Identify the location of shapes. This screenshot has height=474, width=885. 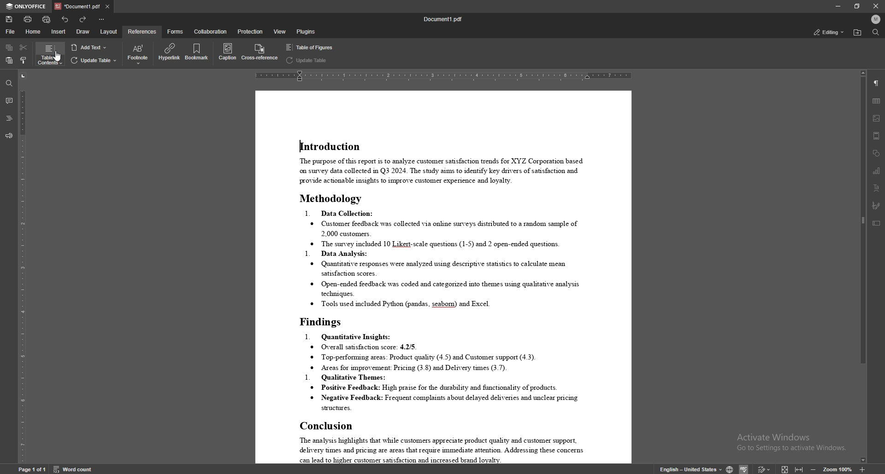
(876, 153).